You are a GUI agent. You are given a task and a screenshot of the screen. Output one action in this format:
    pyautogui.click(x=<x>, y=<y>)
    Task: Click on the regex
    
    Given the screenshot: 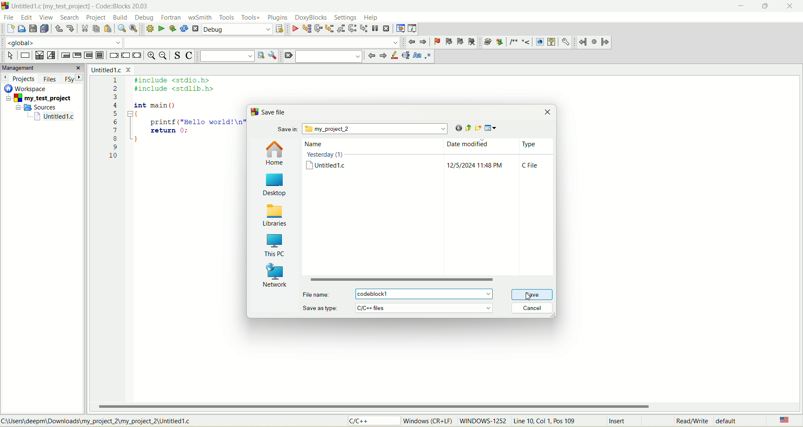 What is the action you would take?
    pyautogui.click(x=428, y=55)
    